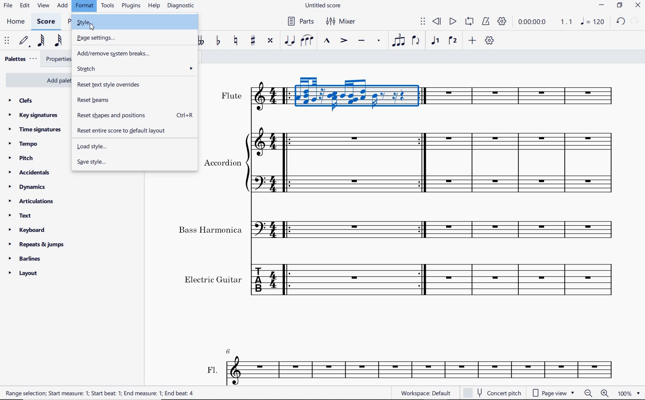  What do you see at coordinates (20, 100) in the screenshot?
I see `clefs` at bounding box center [20, 100].